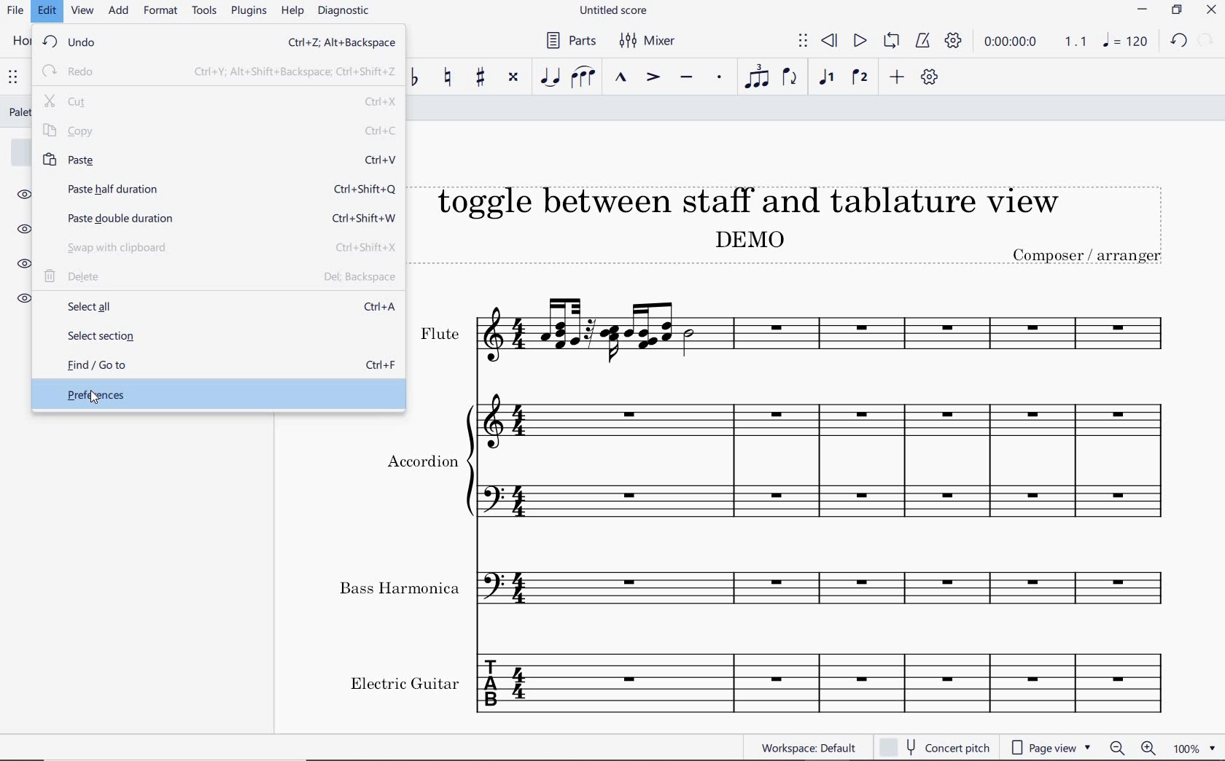 This screenshot has height=761, width=1225. What do you see at coordinates (758, 682) in the screenshot?
I see `Instrument: Electric guitar` at bounding box center [758, 682].